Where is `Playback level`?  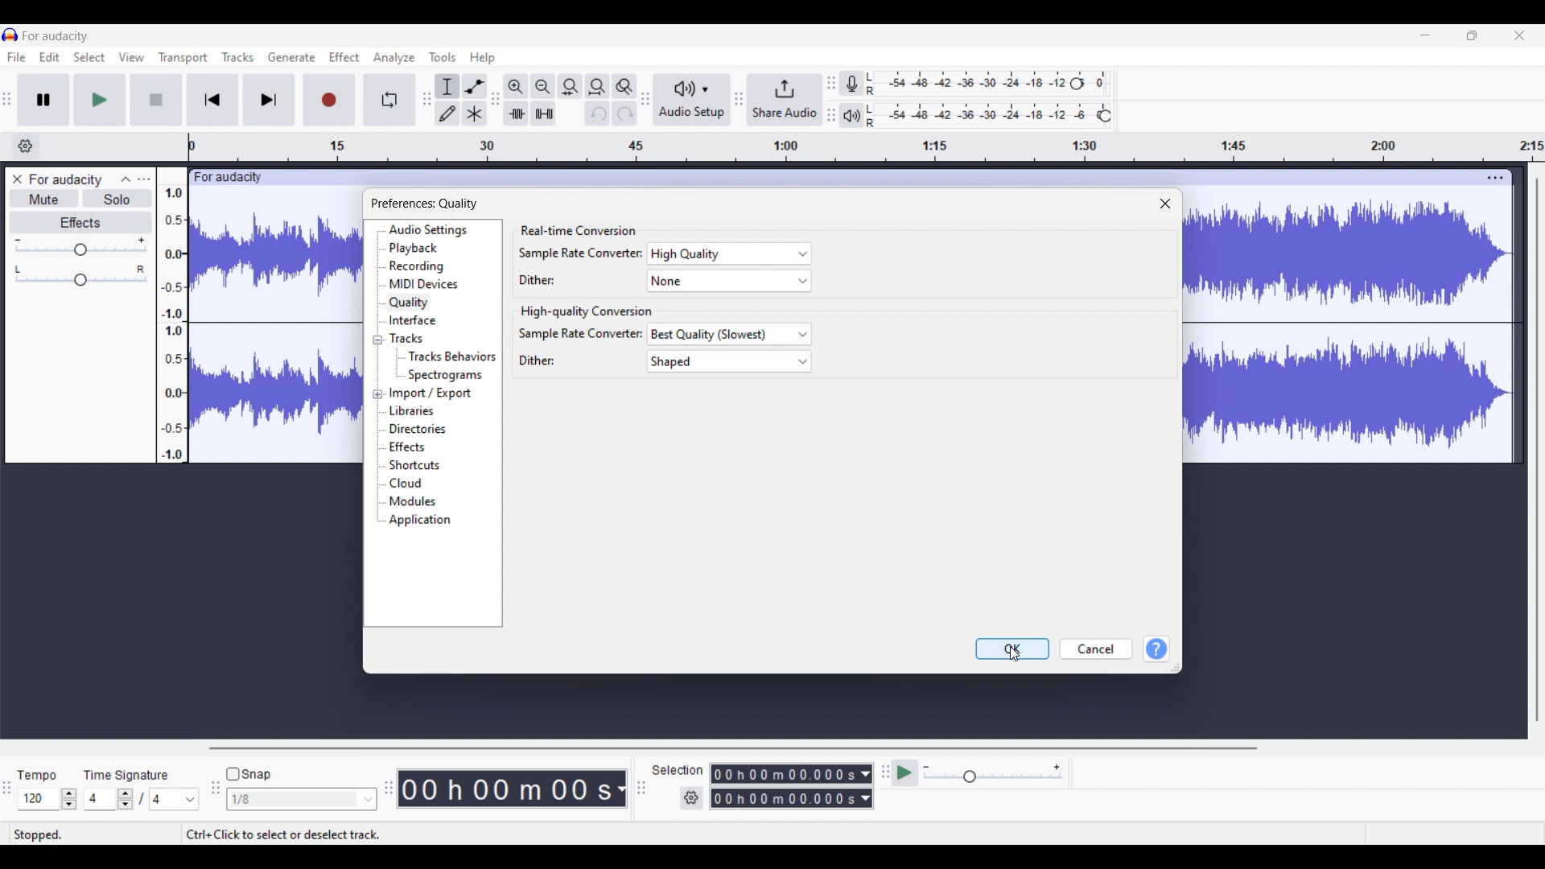
Playback level is located at coordinates (979, 116).